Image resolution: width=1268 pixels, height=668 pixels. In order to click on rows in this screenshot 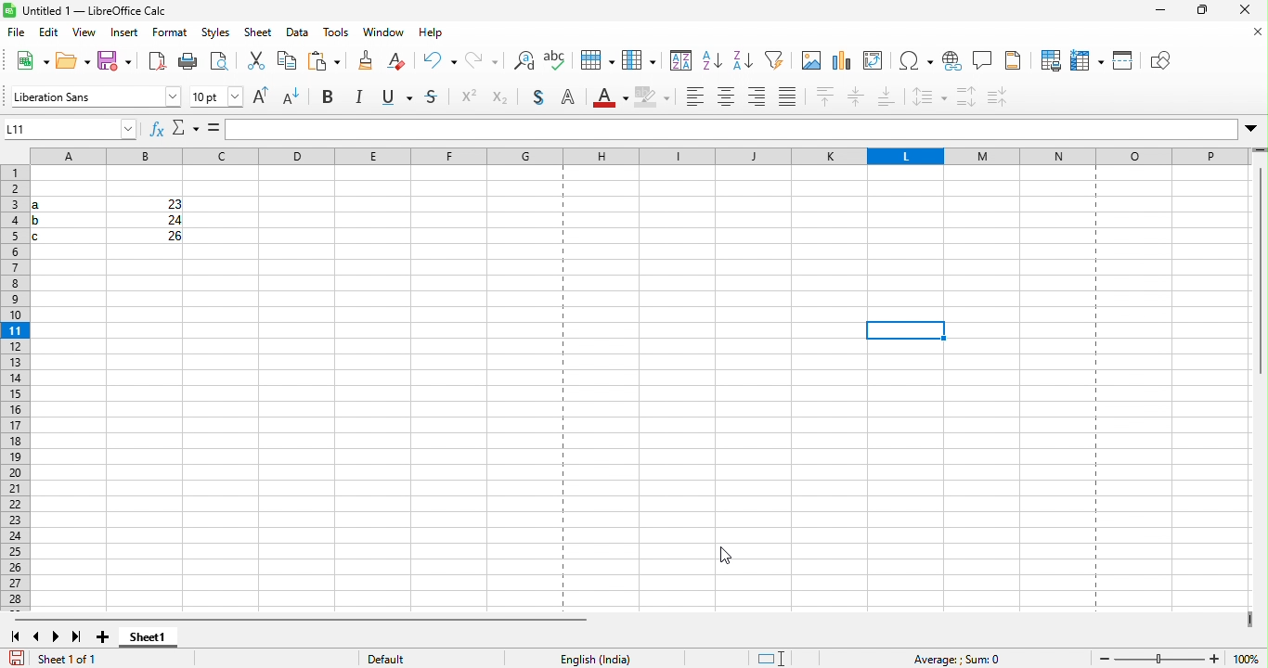, I will do `click(14, 389)`.